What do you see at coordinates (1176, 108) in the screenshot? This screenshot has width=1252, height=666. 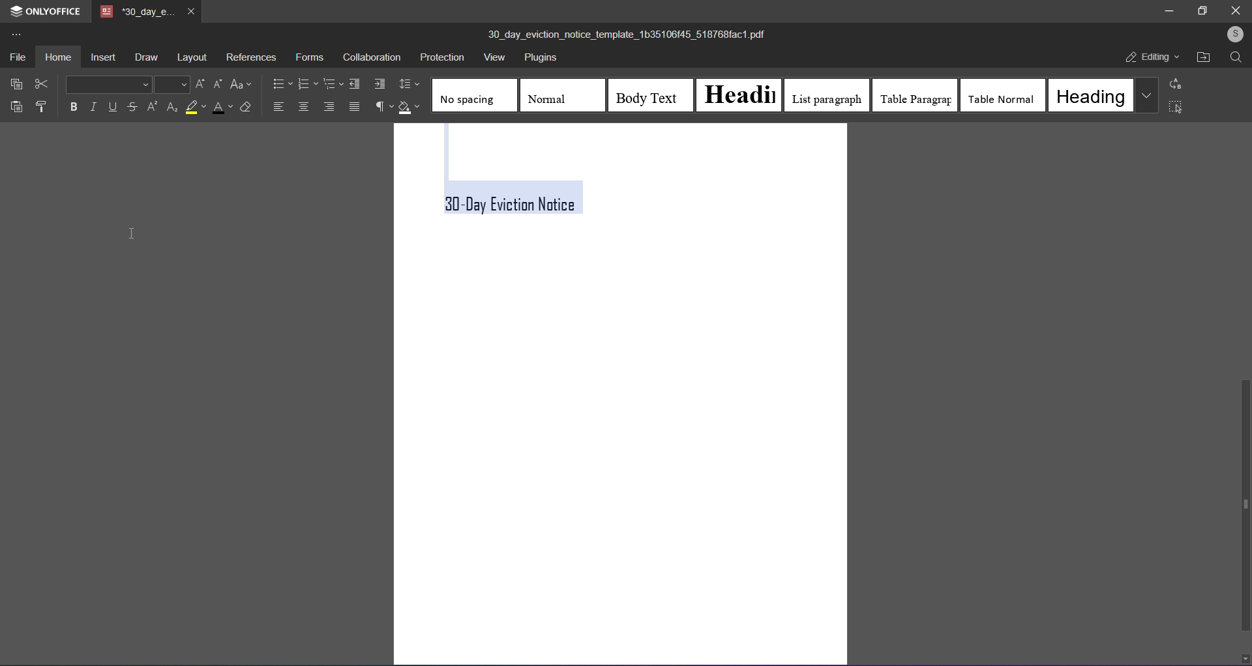 I see `select all` at bounding box center [1176, 108].